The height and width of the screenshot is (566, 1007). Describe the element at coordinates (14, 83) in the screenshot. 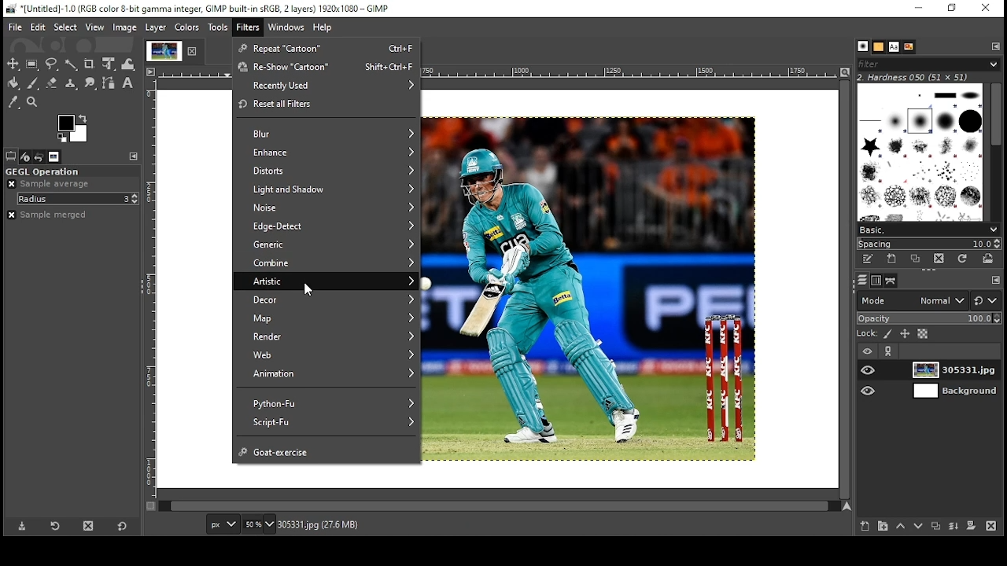

I see `paint bucket tool` at that location.